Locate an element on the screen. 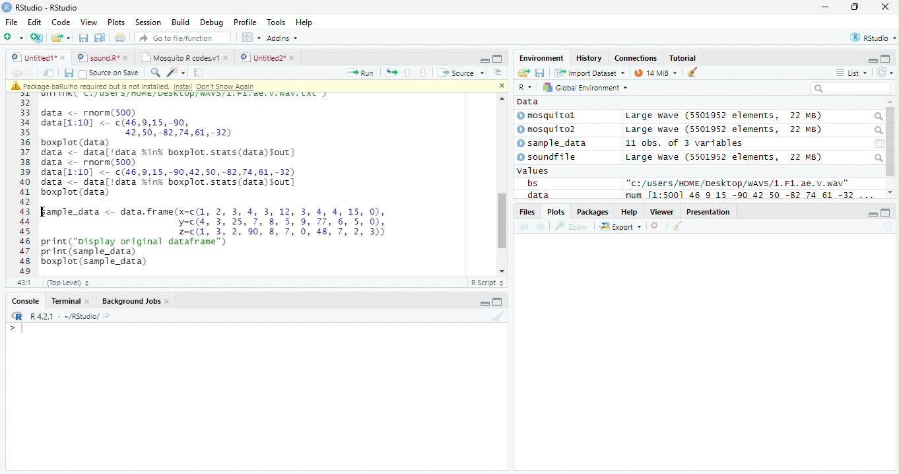 This screenshot has height=474, width=899. Source on save is located at coordinates (109, 74).